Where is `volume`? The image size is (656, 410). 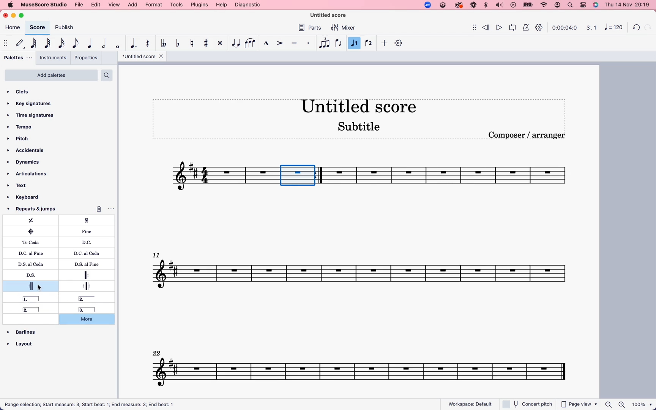 volume is located at coordinates (499, 5).